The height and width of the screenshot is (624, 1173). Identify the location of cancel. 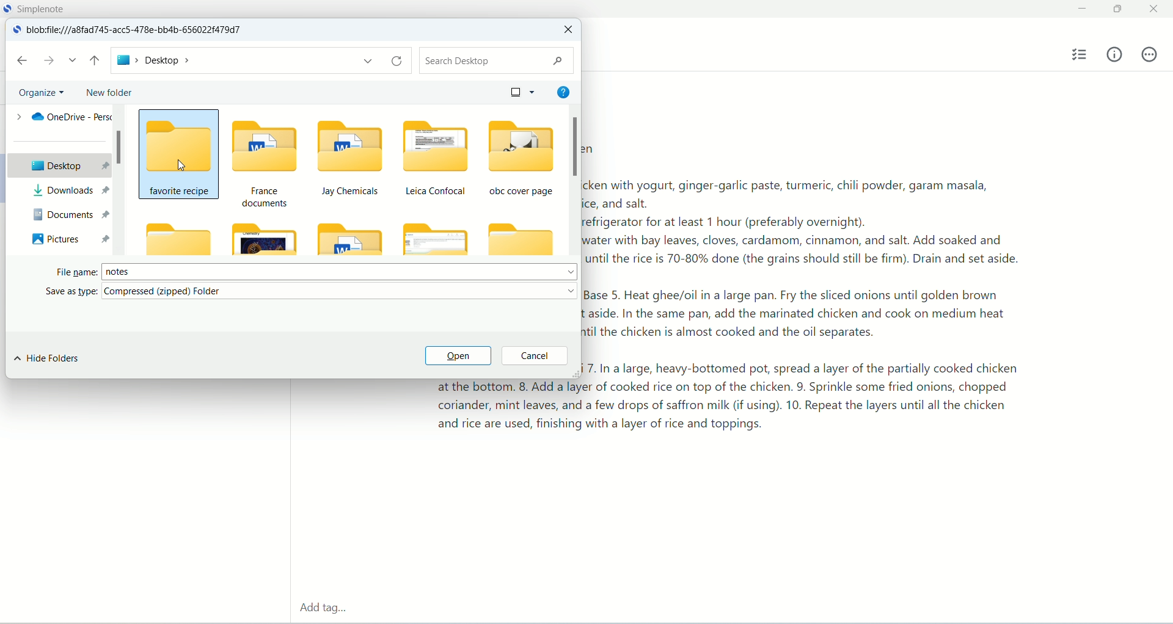
(535, 357).